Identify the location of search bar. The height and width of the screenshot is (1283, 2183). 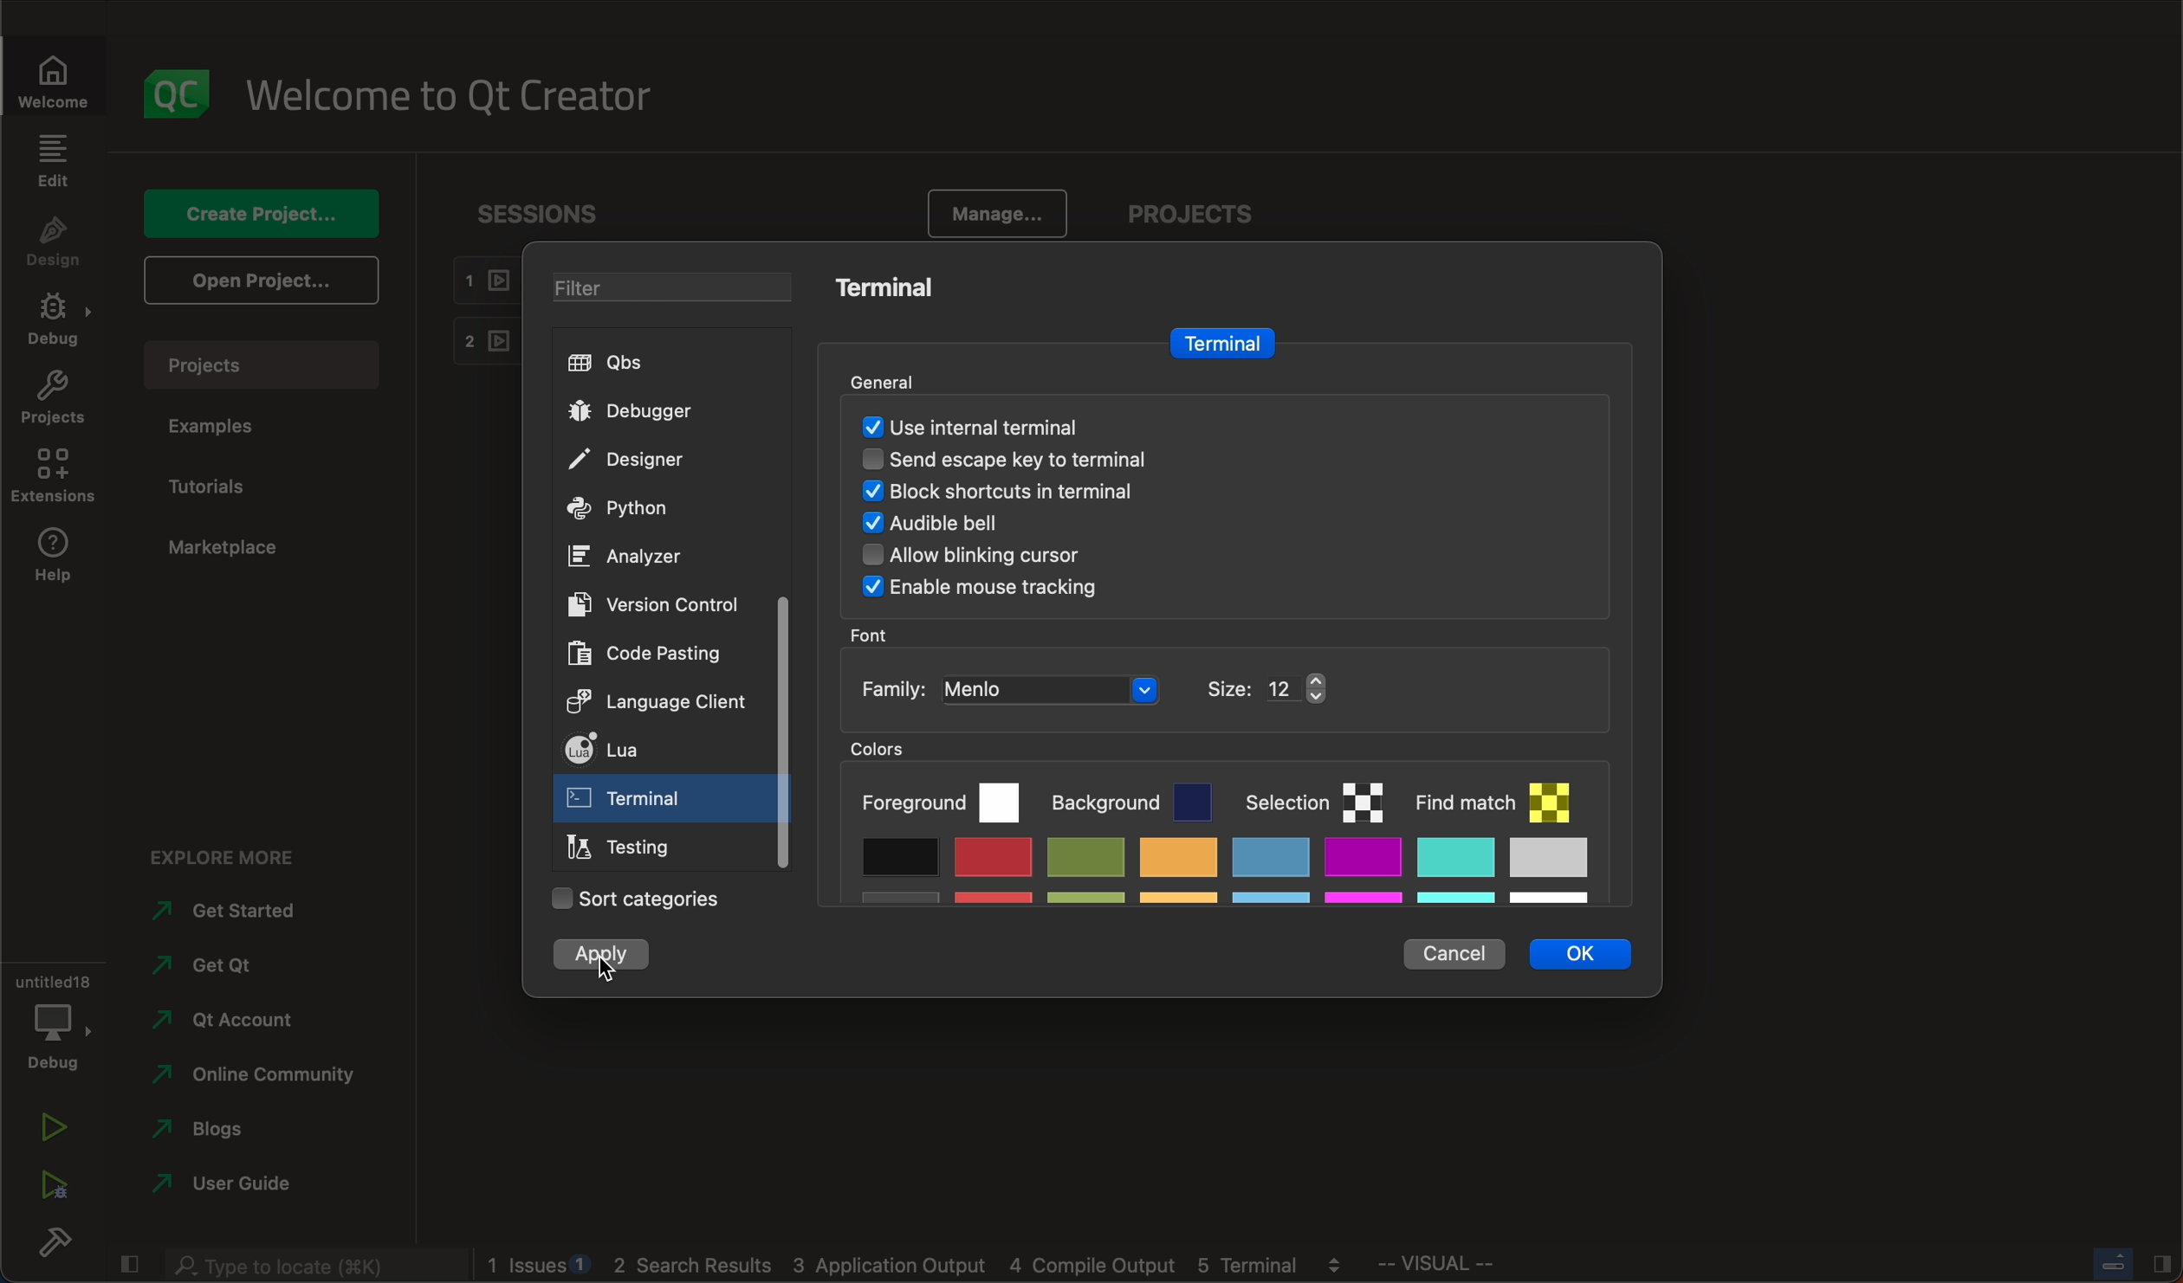
(303, 1264).